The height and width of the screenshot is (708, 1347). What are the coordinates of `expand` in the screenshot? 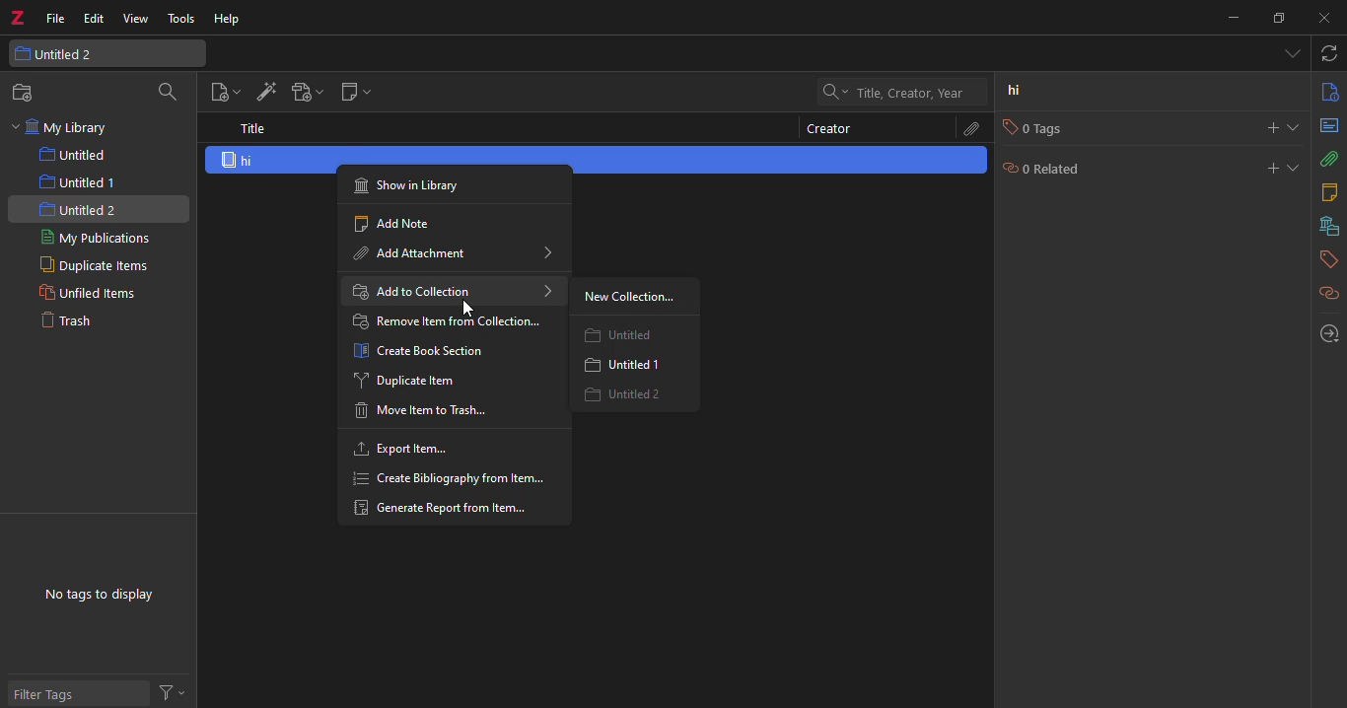 It's located at (1297, 167).